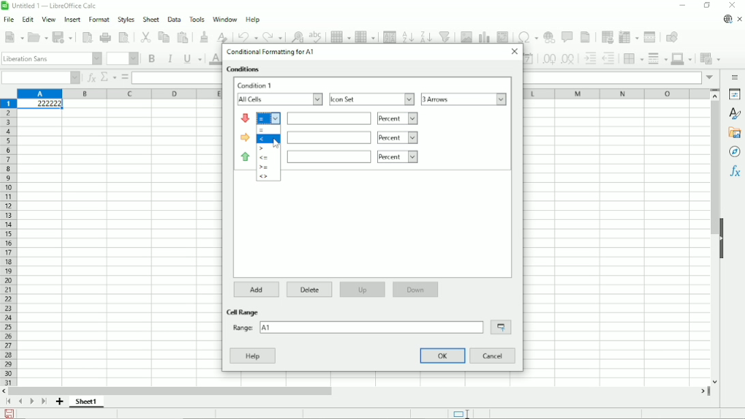 The image size is (745, 419). What do you see at coordinates (106, 38) in the screenshot?
I see `Print` at bounding box center [106, 38].